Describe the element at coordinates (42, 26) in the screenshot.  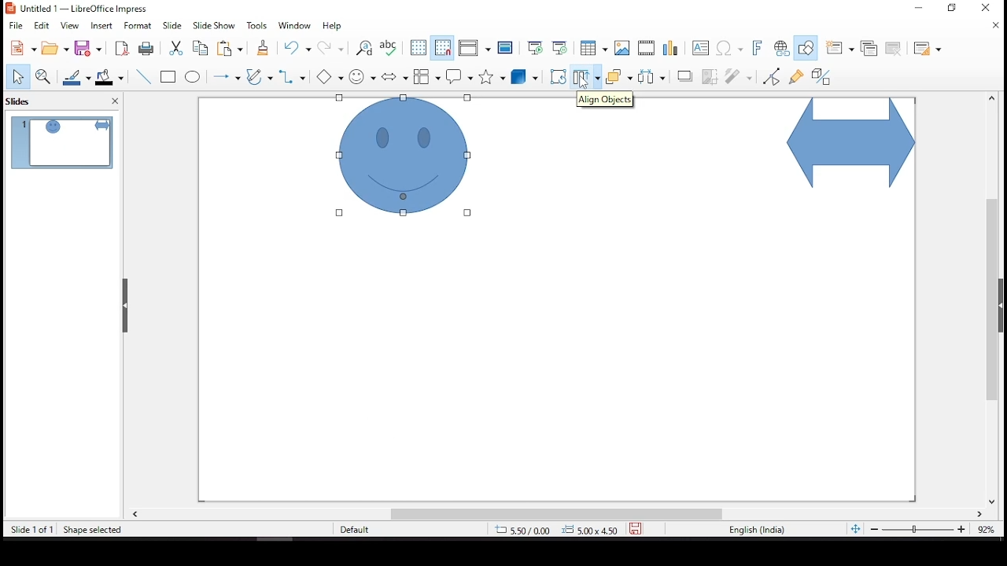
I see `edit` at that location.